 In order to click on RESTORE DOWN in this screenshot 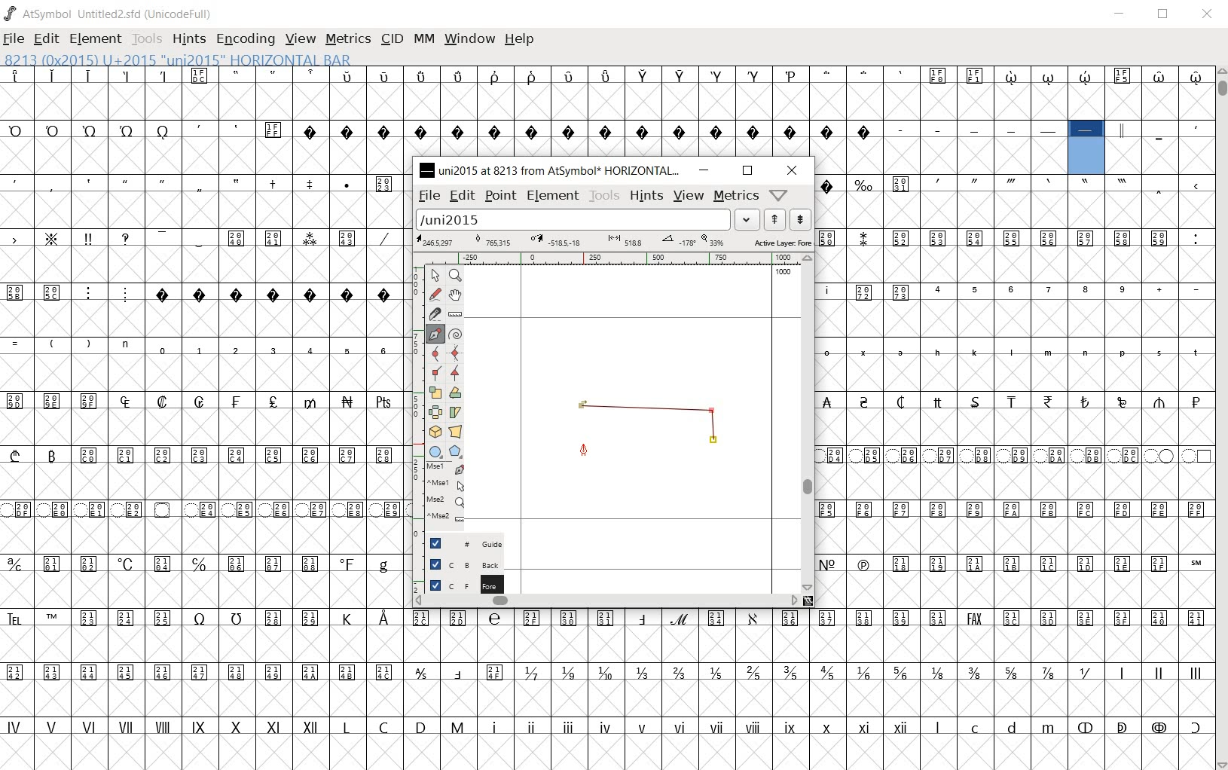, I will do `click(1165, 15)`.